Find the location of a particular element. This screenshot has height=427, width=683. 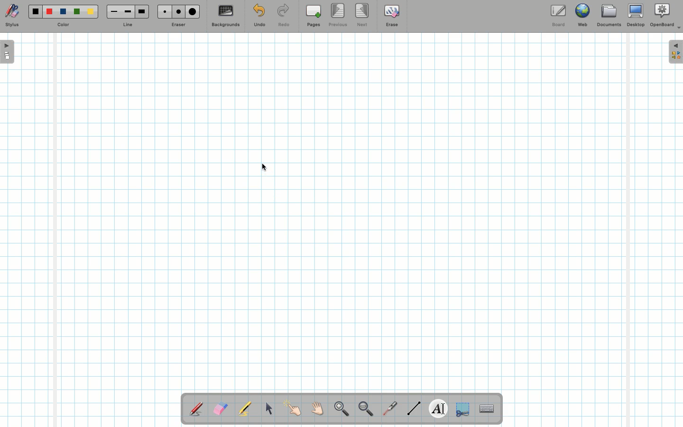

Green is located at coordinates (77, 12).